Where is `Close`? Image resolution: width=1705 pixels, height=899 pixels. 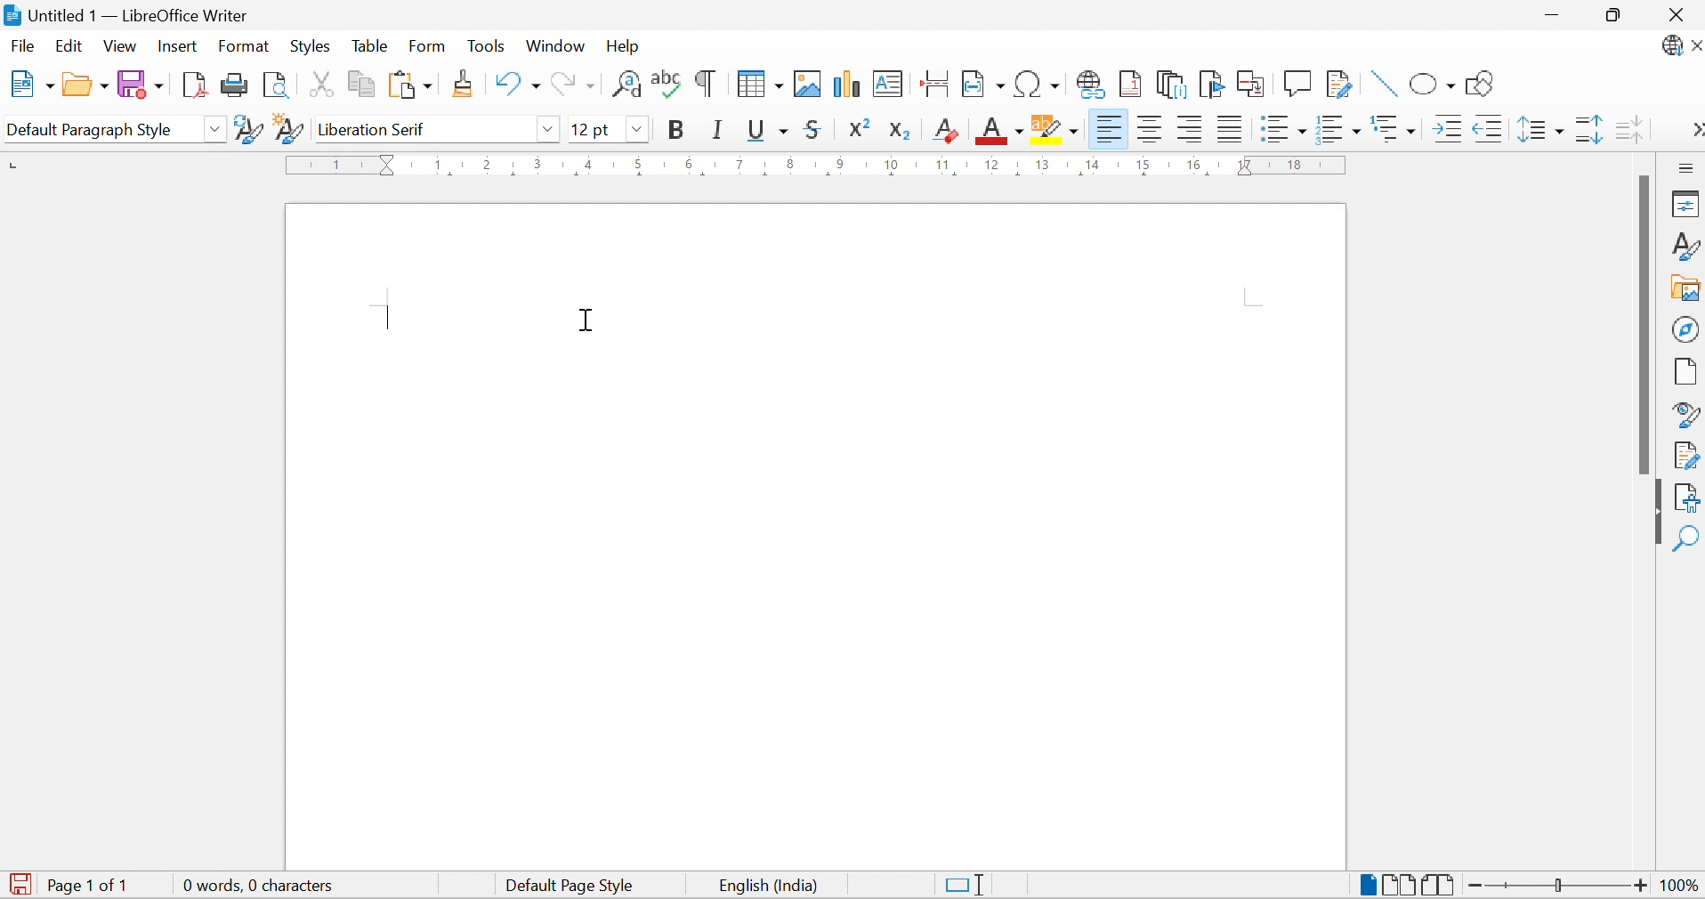 Close is located at coordinates (1681, 15).